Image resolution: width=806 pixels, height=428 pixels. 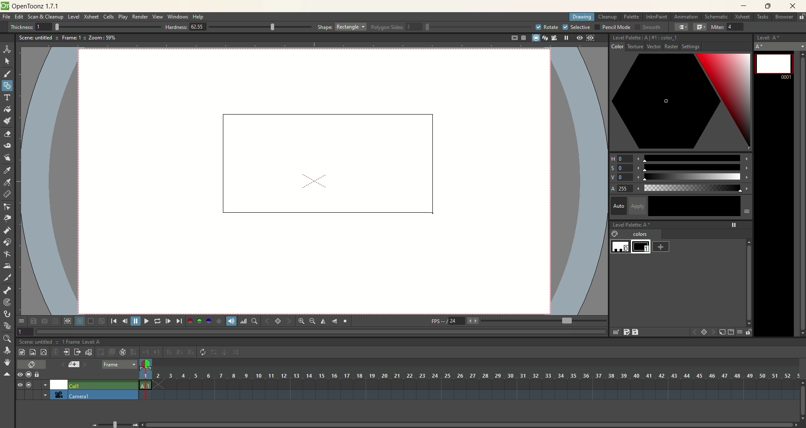 I want to click on , so click(x=225, y=353).